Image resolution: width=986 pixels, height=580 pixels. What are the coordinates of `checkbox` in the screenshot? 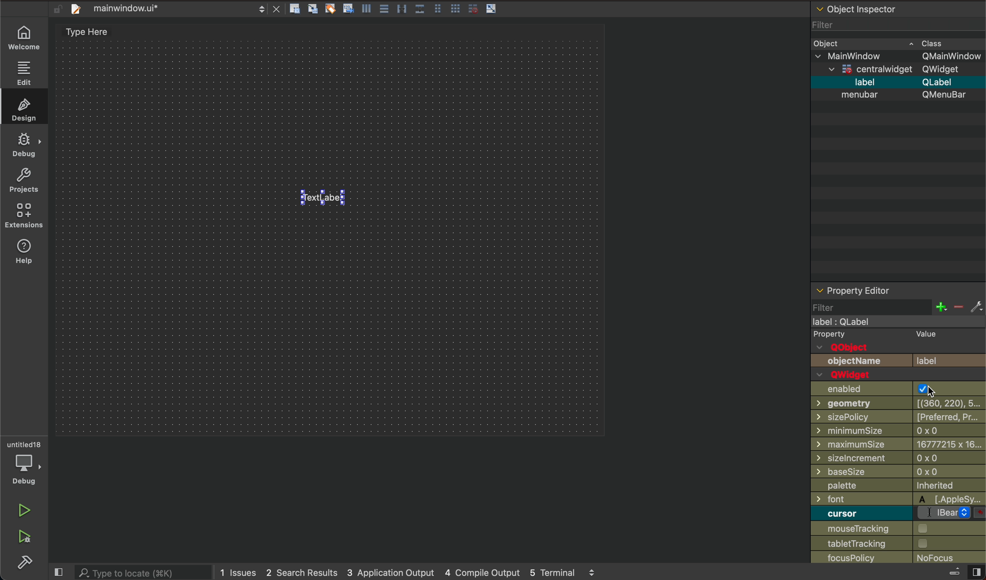 It's located at (923, 544).